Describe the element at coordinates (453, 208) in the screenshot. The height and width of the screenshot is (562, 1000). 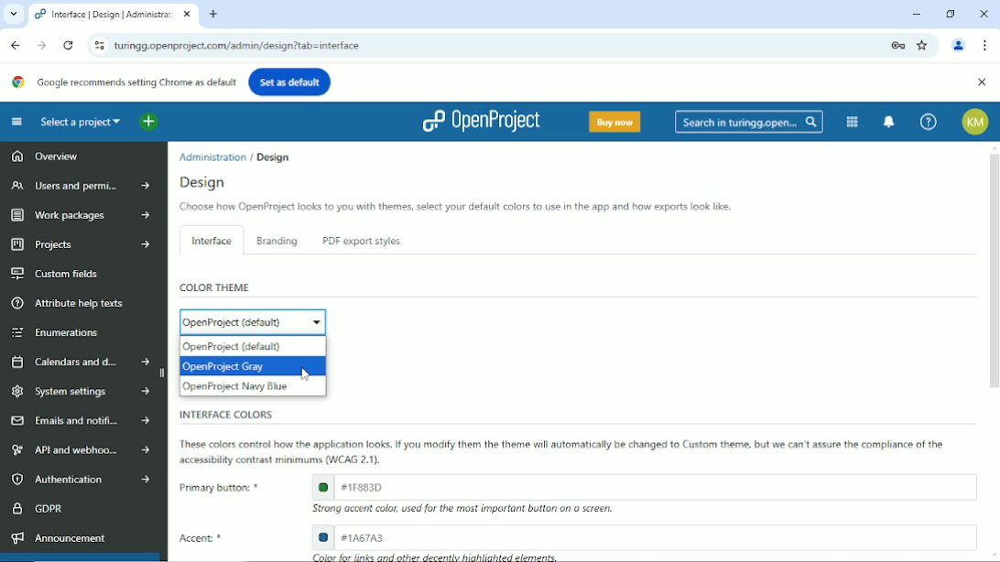
I see `Choose how OpenProject looks to you with themes, select your default colors to use in the app and how exports look hike.` at that location.